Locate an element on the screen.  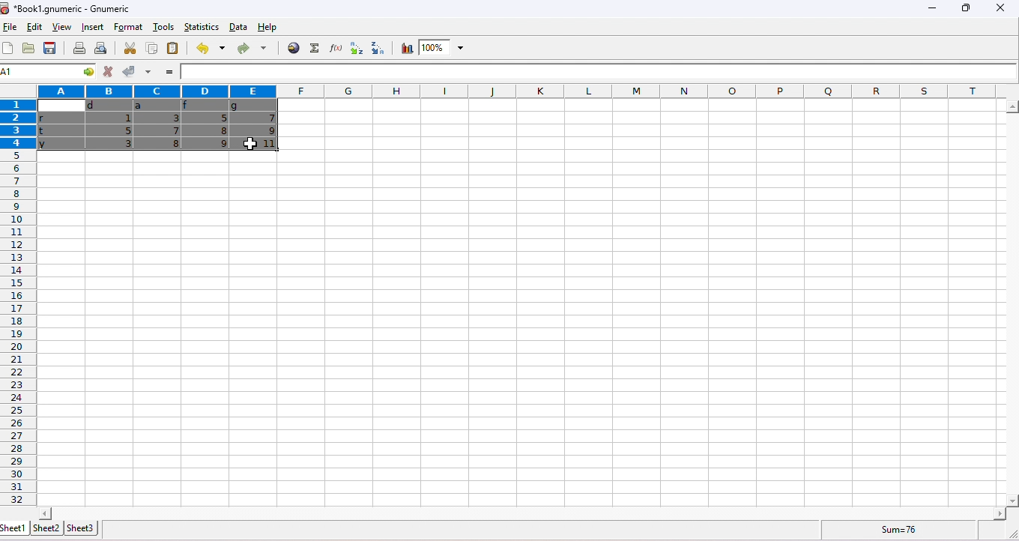
format is located at coordinates (130, 26).